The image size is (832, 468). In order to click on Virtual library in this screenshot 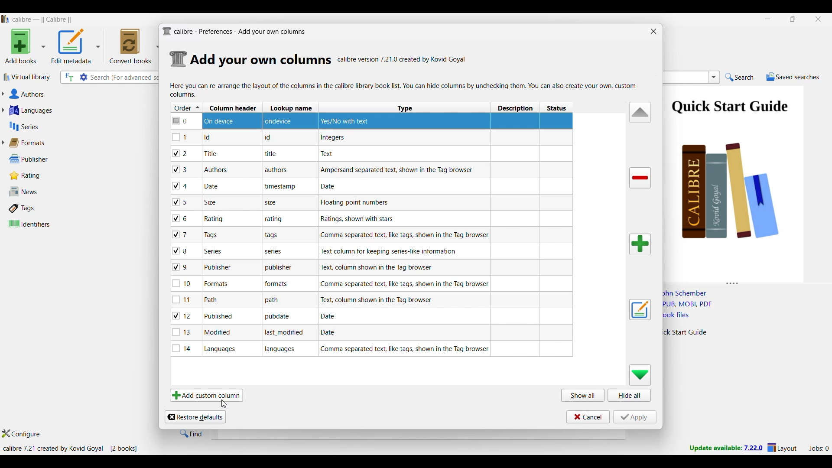, I will do `click(27, 77)`.